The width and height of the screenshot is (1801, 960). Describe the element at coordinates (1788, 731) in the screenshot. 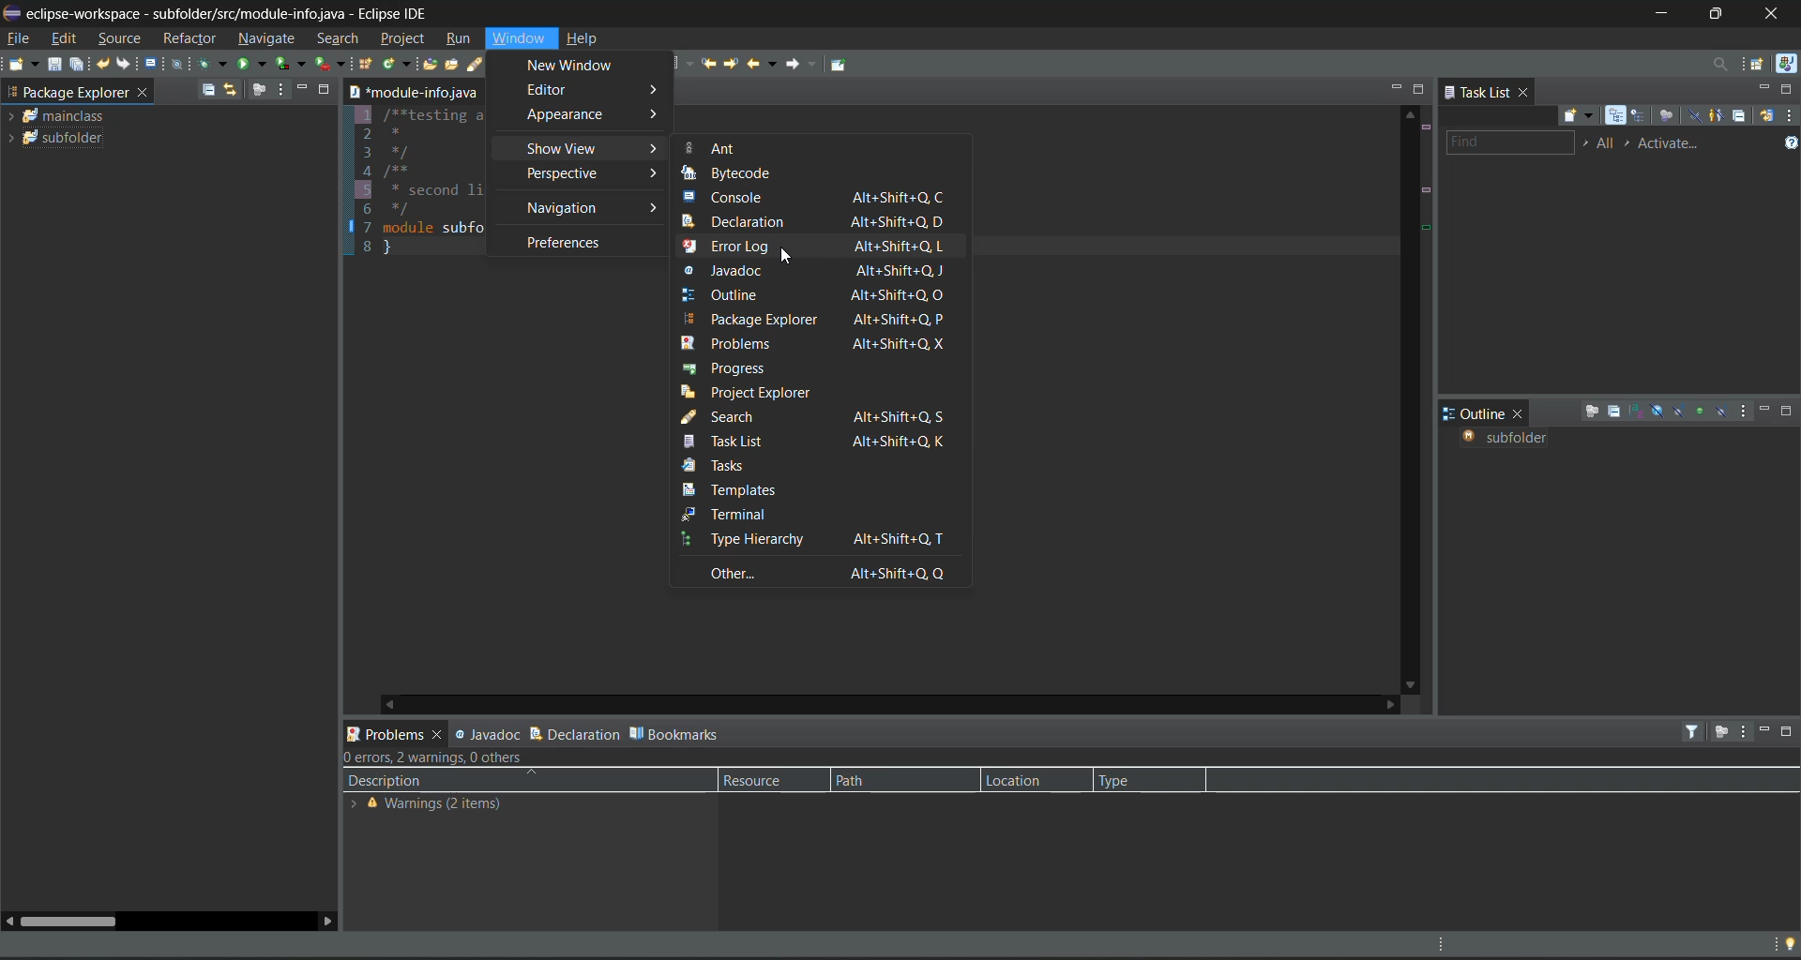

I see `maximize` at that location.